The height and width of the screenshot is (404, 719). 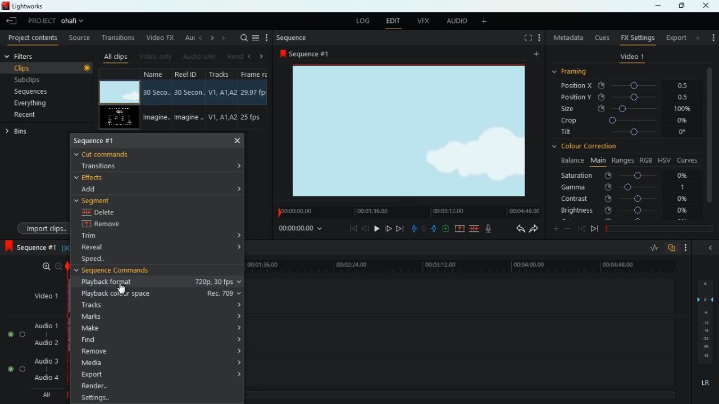 What do you see at coordinates (28, 116) in the screenshot?
I see `recent` at bounding box center [28, 116].